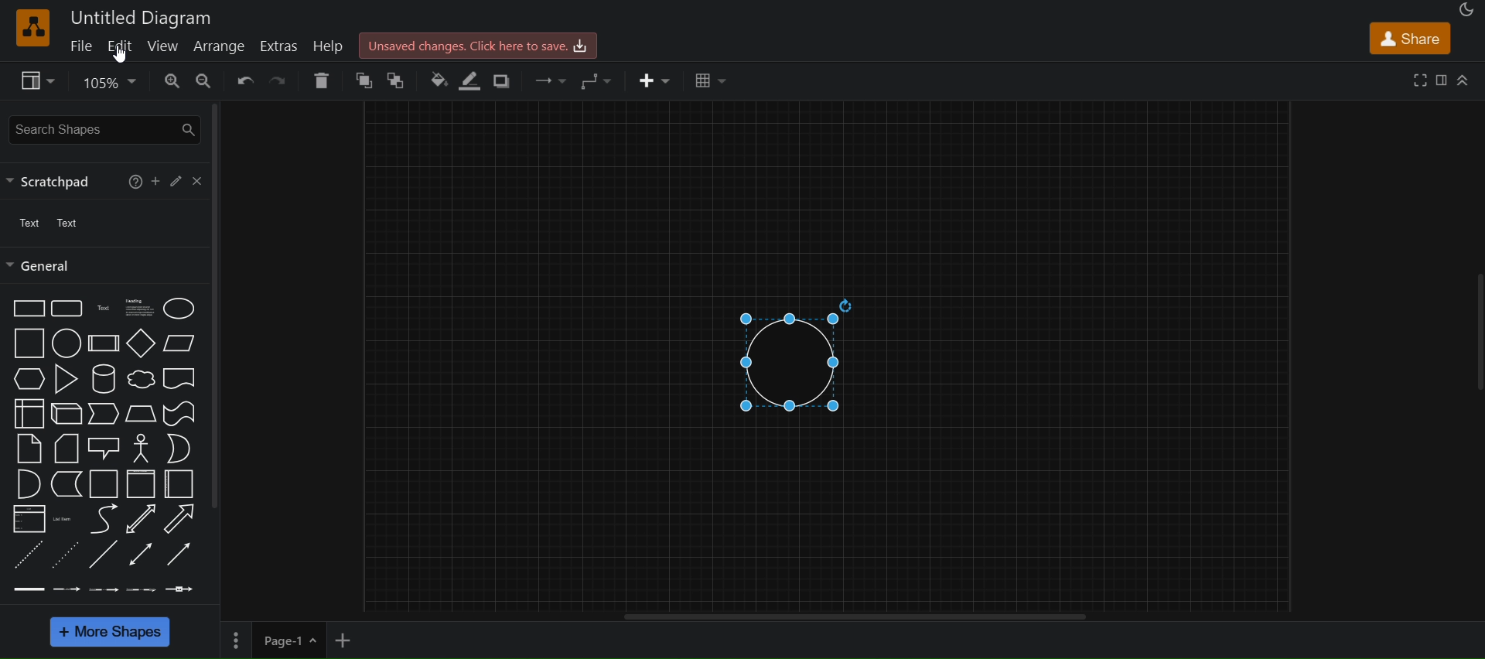 The image size is (1485, 659). What do you see at coordinates (26, 379) in the screenshot?
I see `hexagon` at bounding box center [26, 379].